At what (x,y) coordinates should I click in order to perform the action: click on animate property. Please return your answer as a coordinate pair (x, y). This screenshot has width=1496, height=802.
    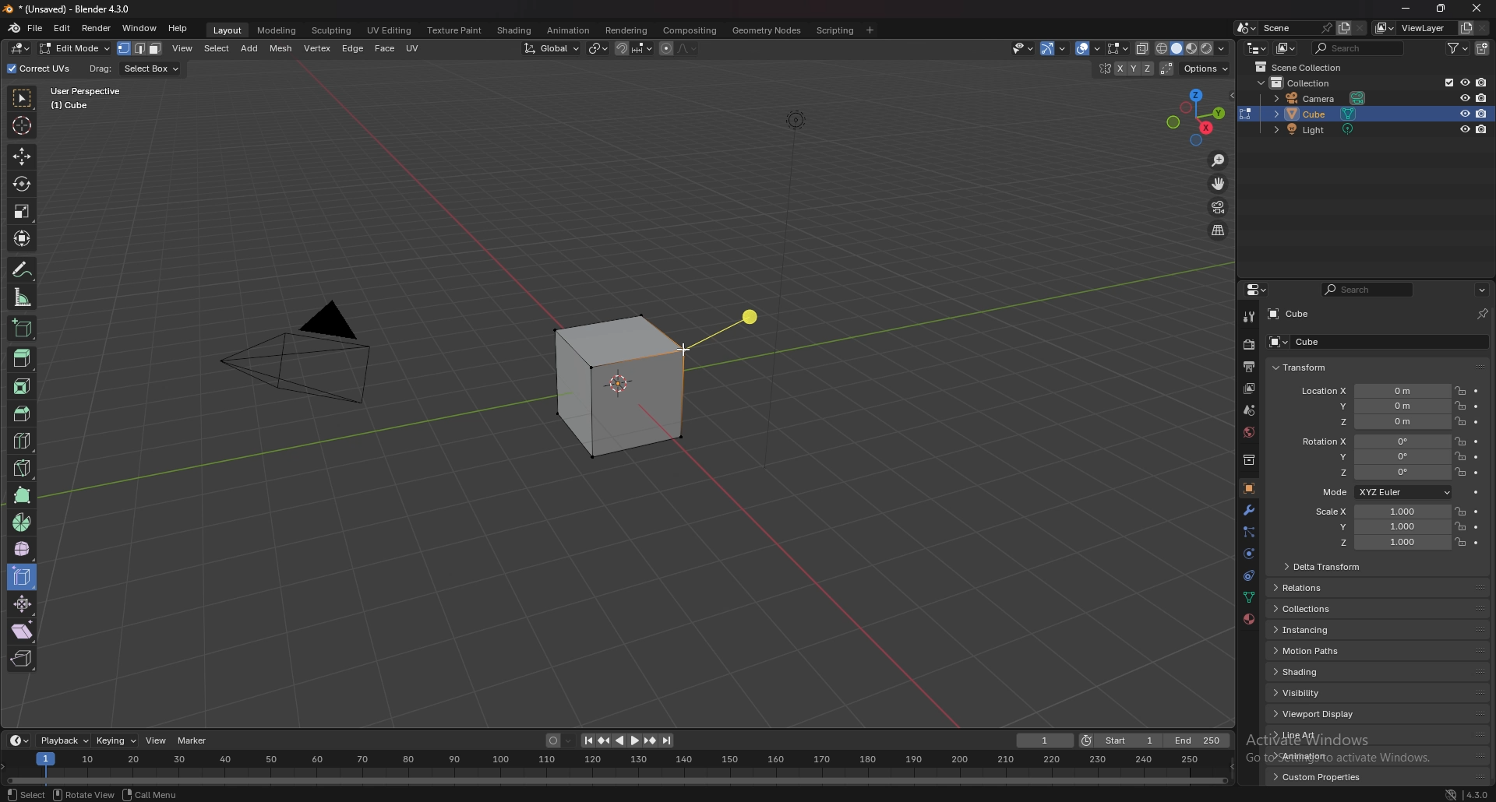
    Looking at the image, I should click on (1476, 512).